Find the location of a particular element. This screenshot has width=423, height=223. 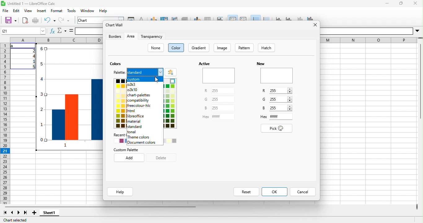

next sheet is located at coordinates (19, 212).